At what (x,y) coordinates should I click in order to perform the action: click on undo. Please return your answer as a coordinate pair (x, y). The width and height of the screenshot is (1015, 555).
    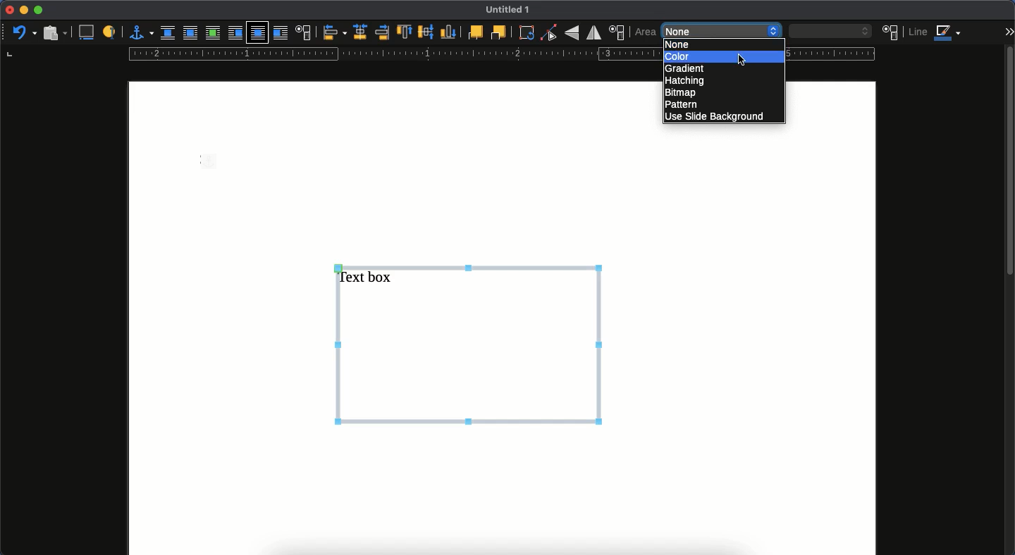
    Looking at the image, I should click on (24, 32).